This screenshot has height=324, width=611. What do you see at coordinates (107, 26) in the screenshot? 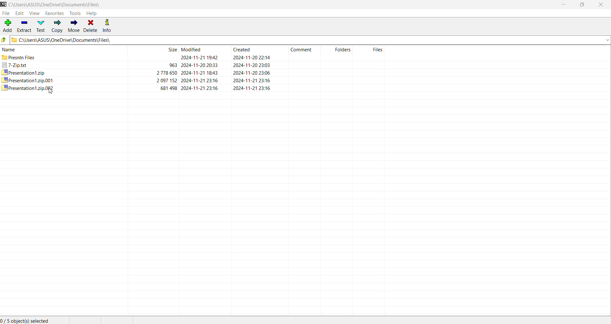
I see `Info` at bounding box center [107, 26].